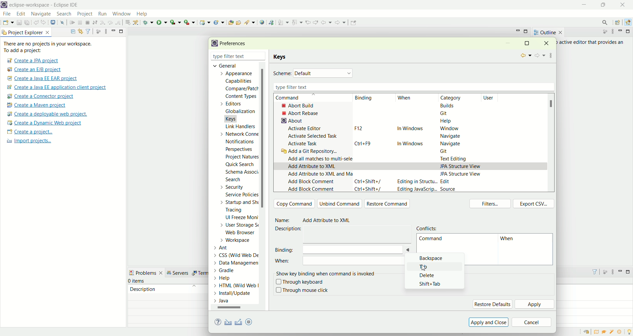 The height and width of the screenshot is (336, 633). I want to click on restore welcome, so click(588, 332).